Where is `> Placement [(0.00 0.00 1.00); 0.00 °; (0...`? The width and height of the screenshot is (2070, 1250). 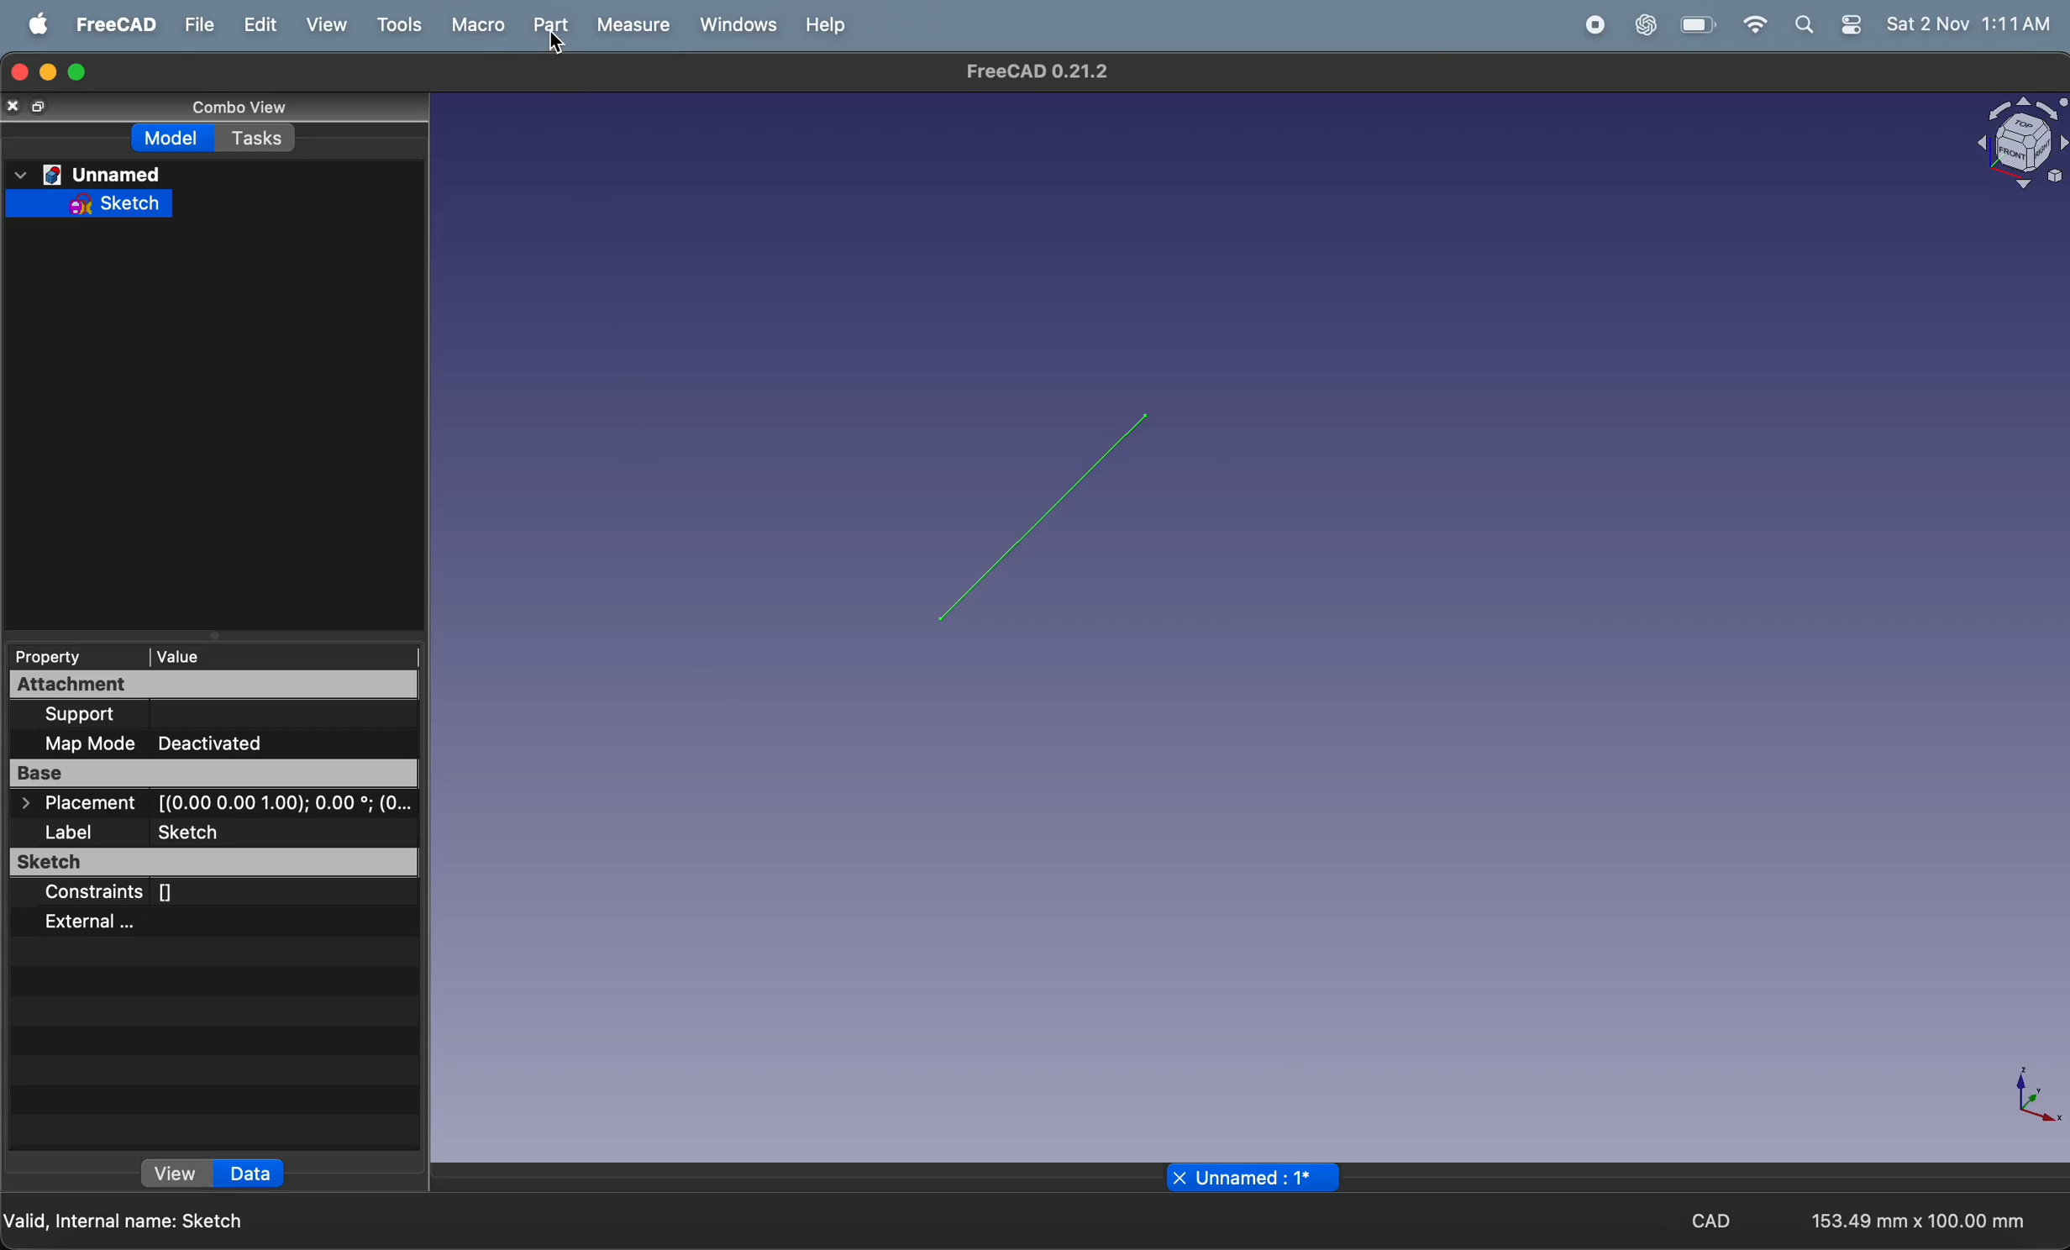 > Placement [(0.00 0.00 1.00); 0.00 °; (0... is located at coordinates (213, 802).